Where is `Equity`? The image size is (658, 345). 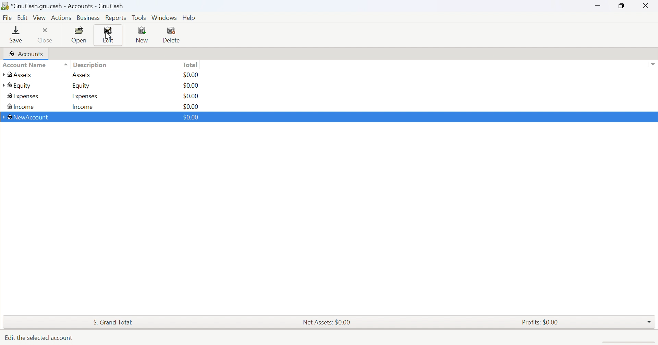
Equity is located at coordinates (17, 86).